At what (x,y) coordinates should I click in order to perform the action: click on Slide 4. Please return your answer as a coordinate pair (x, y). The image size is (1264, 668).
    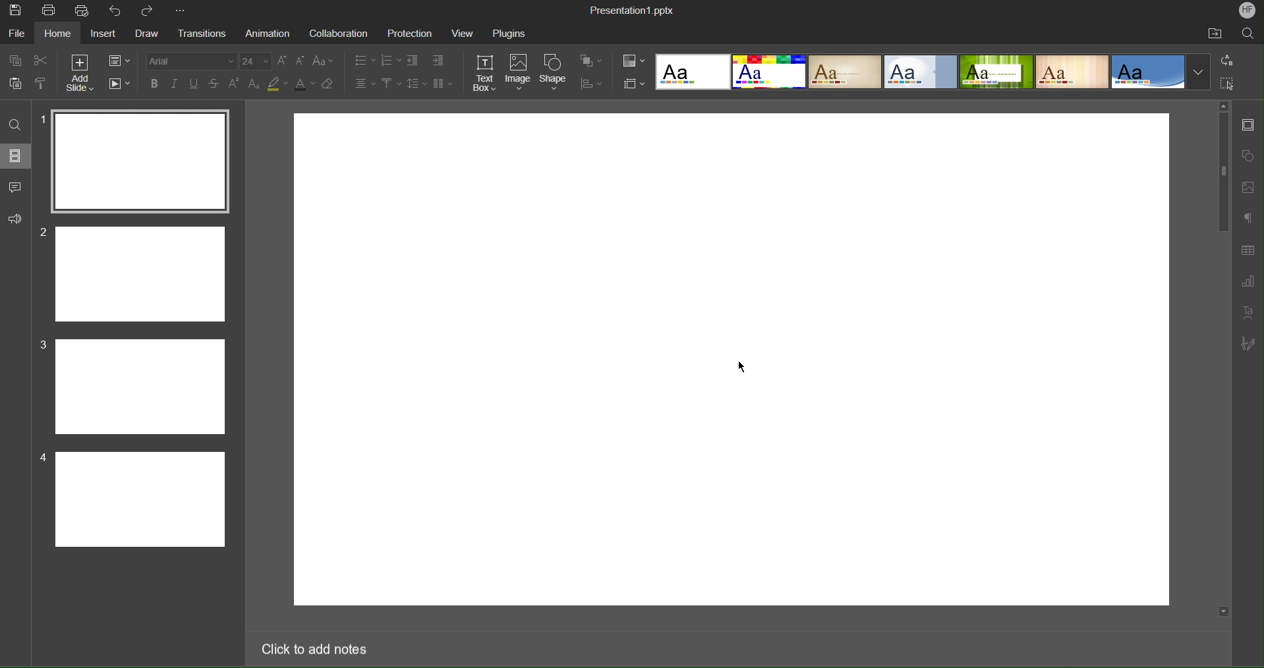
    Looking at the image, I should click on (140, 499).